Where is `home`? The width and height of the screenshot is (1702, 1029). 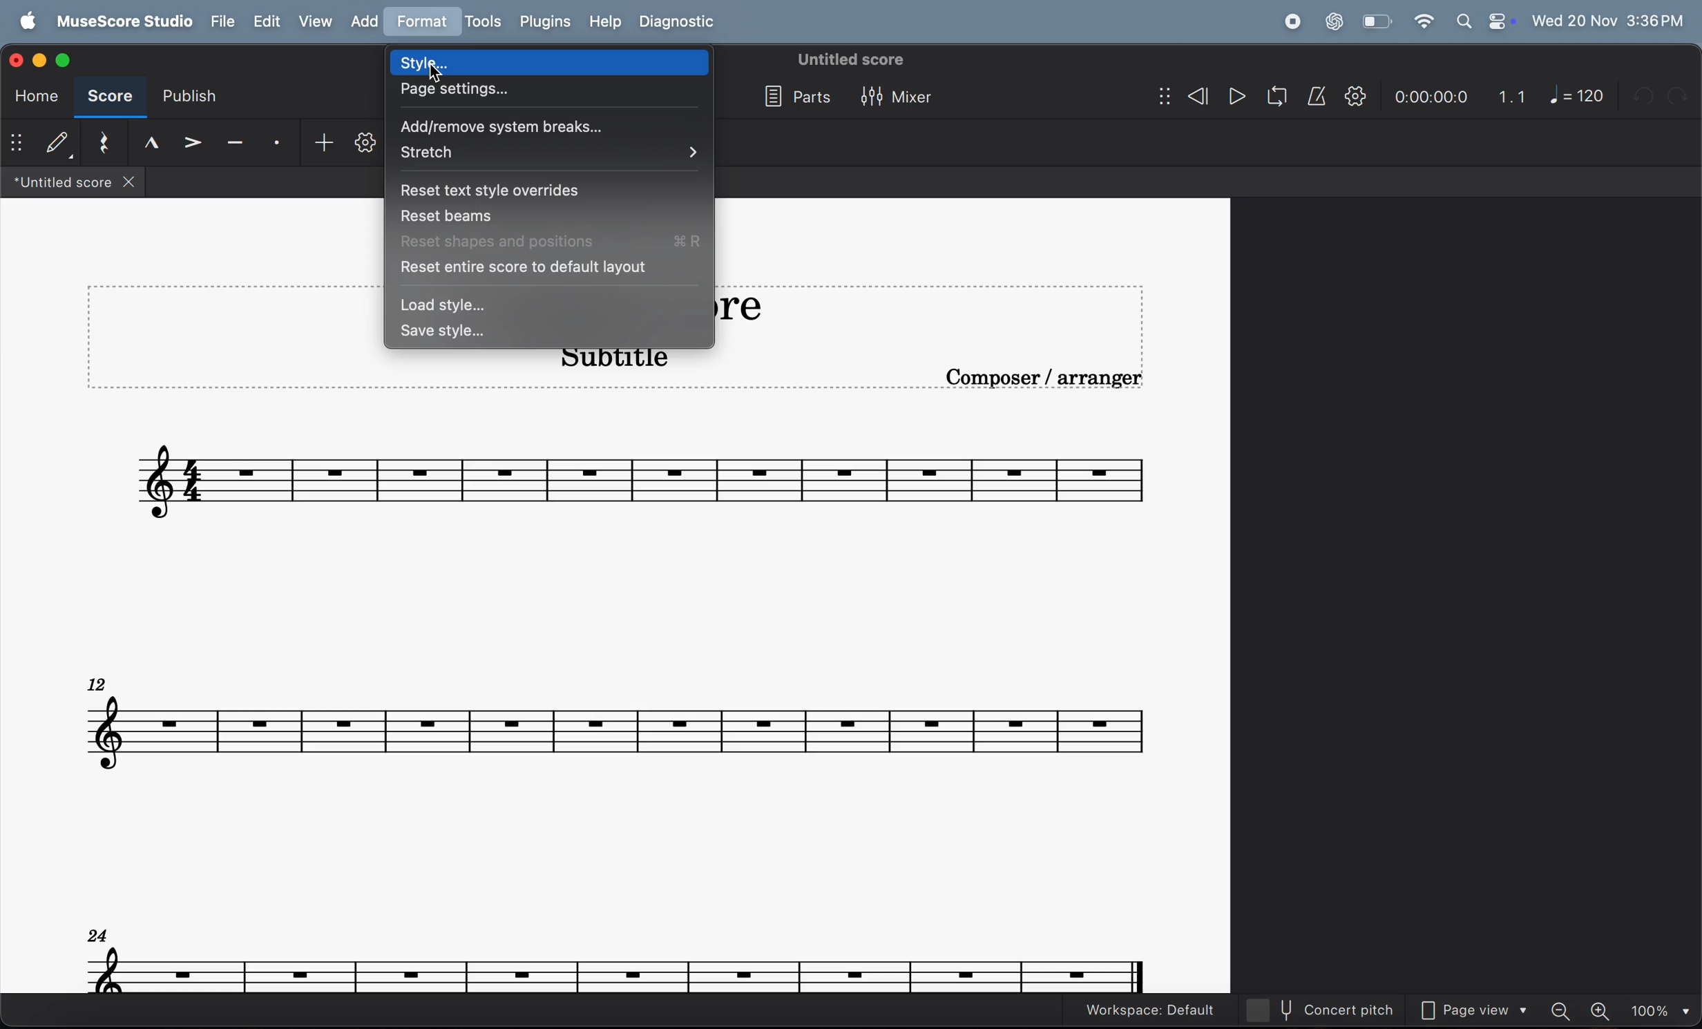
home is located at coordinates (32, 96).